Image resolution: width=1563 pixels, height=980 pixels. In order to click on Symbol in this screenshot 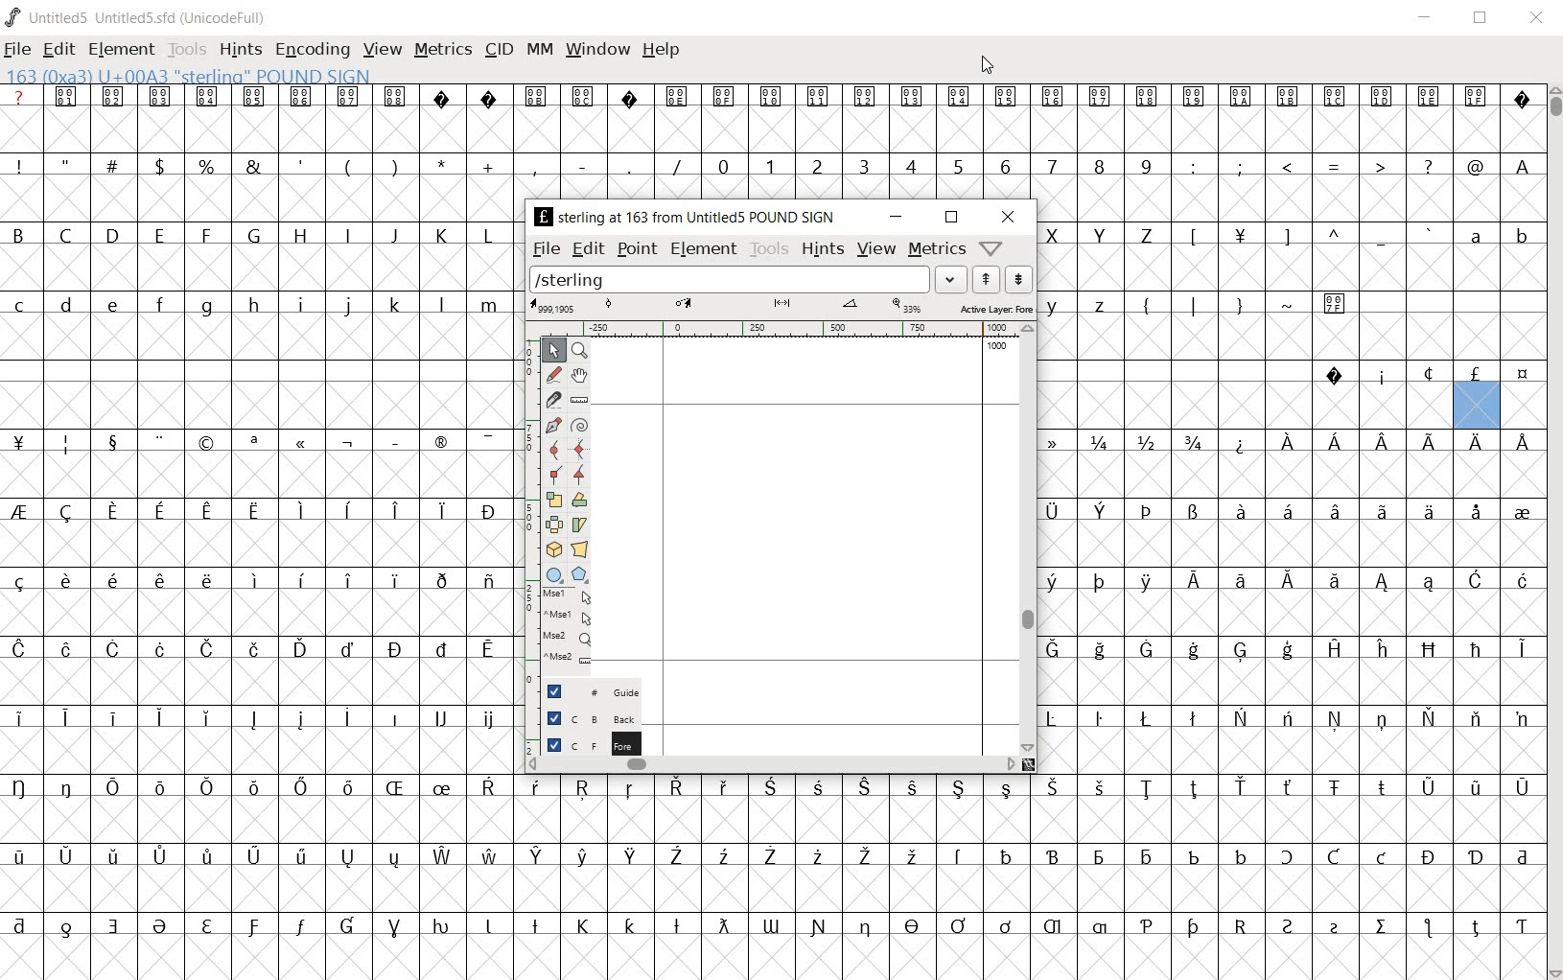, I will do `click(1193, 513)`.